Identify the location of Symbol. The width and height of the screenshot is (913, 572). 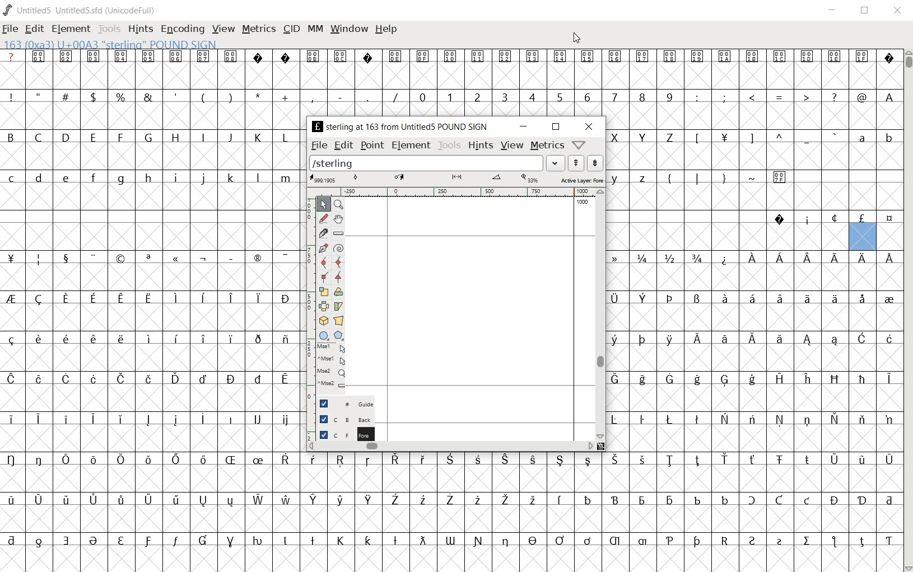
(425, 57).